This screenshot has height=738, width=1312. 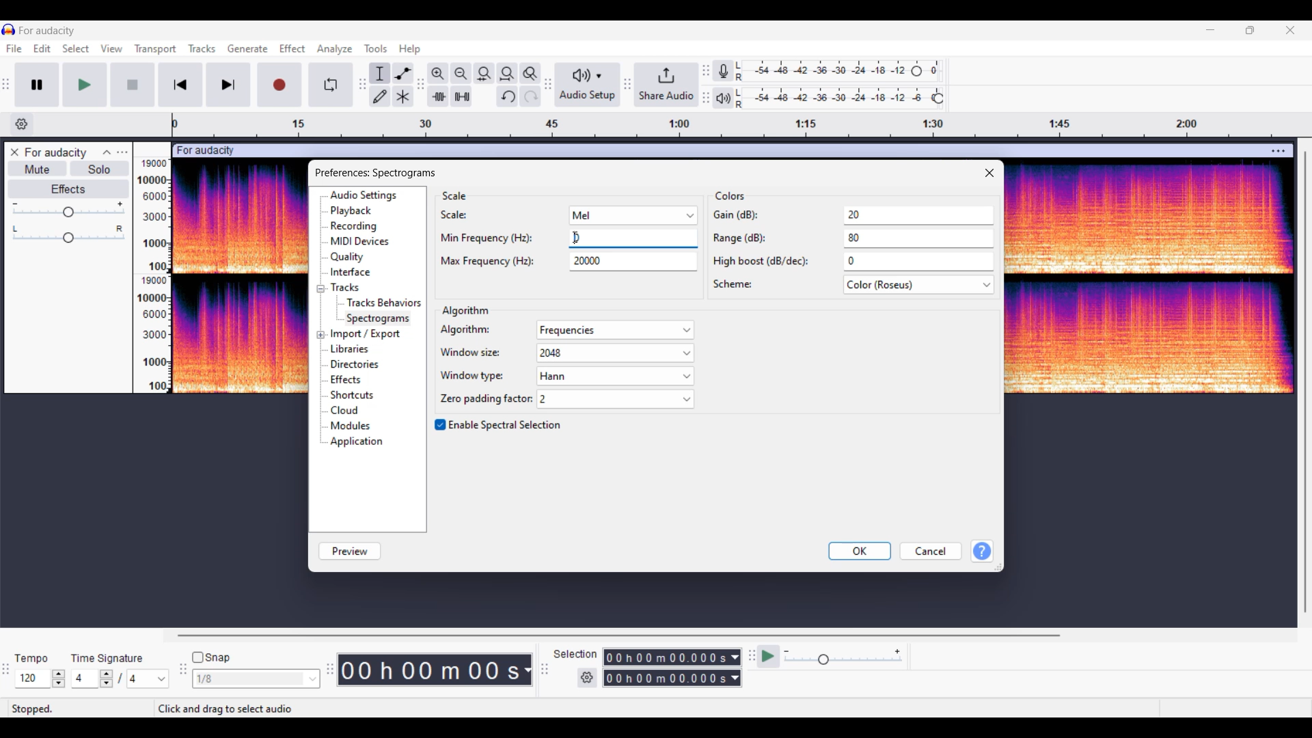 I want to click on Snap toggle, so click(x=211, y=657).